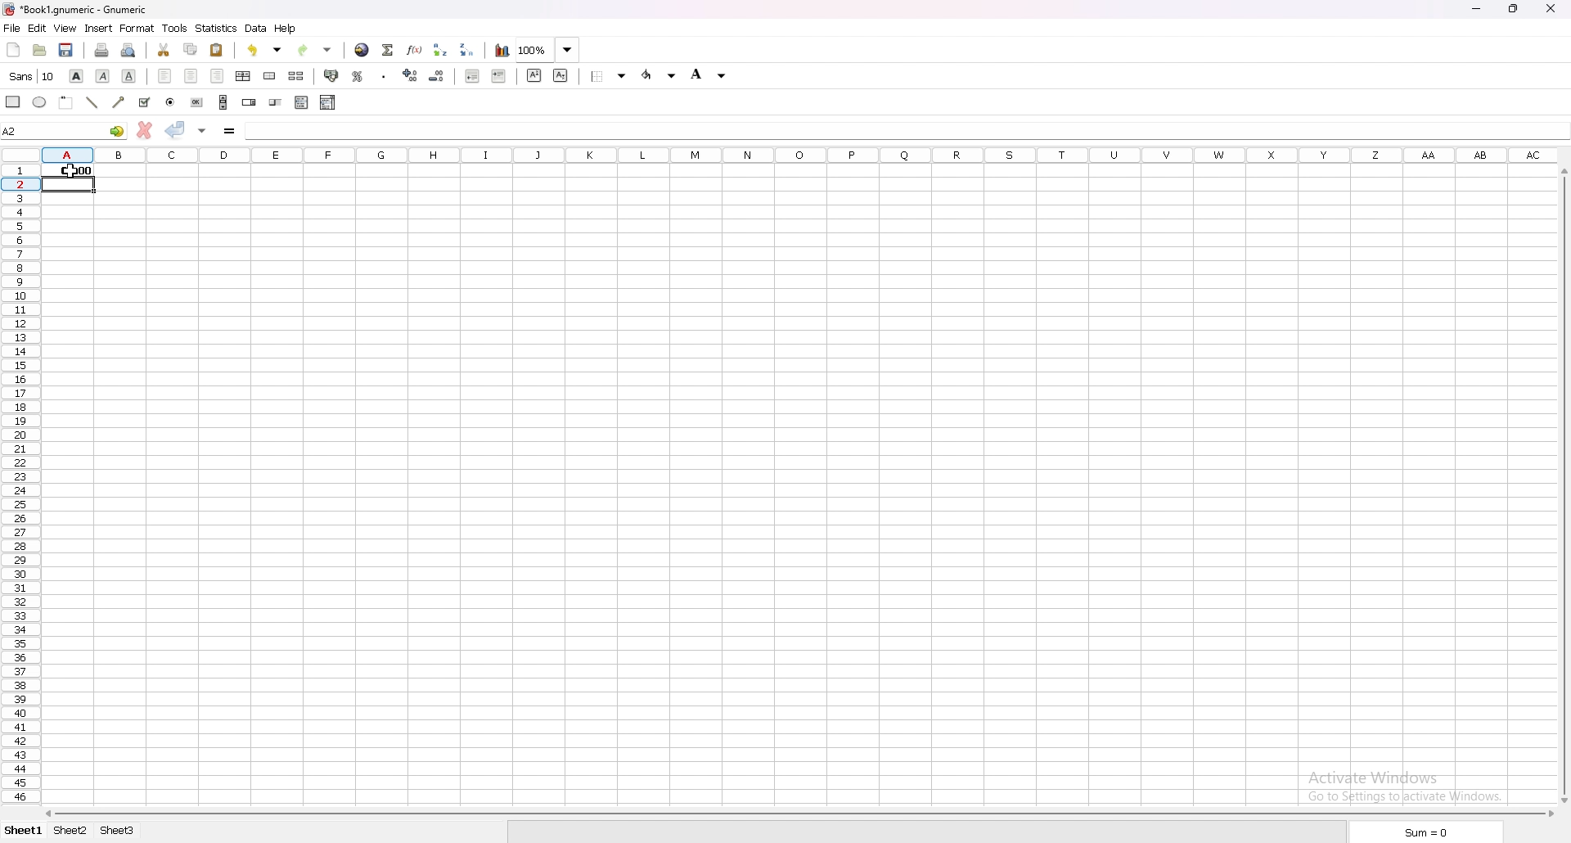  What do you see at coordinates (249, 101) in the screenshot?
I see `spin button` at bounding box center [249, 101].